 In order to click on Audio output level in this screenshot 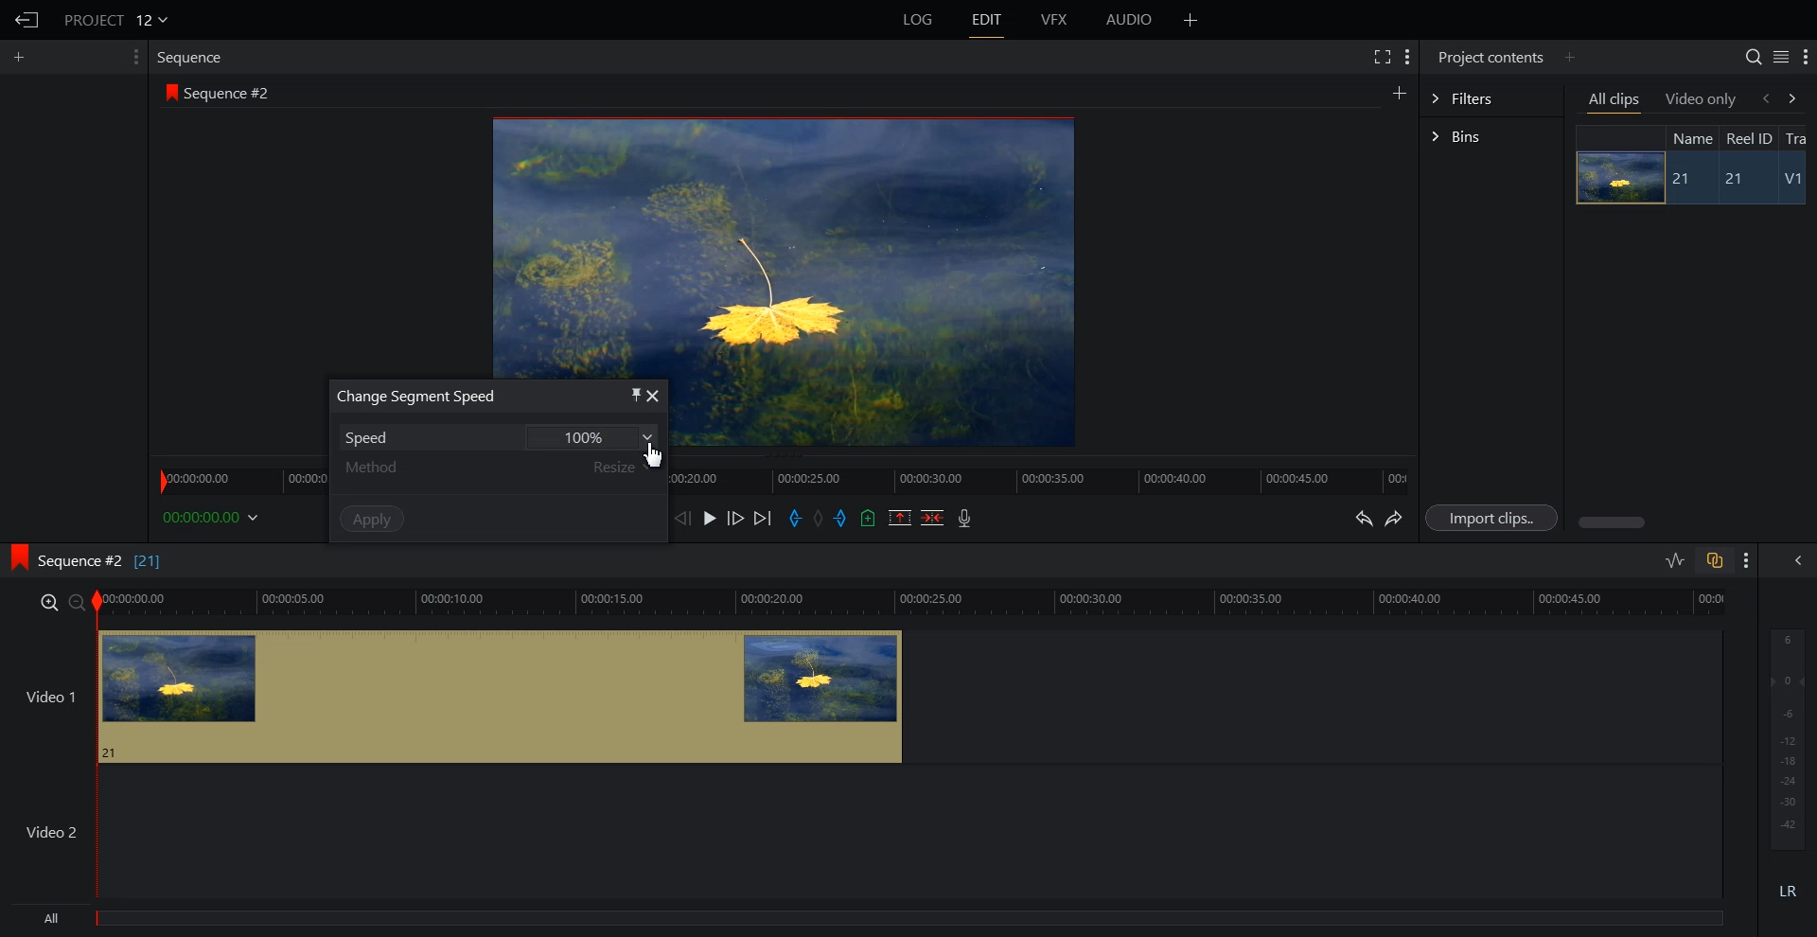, I will do `click(1784, 736)`.